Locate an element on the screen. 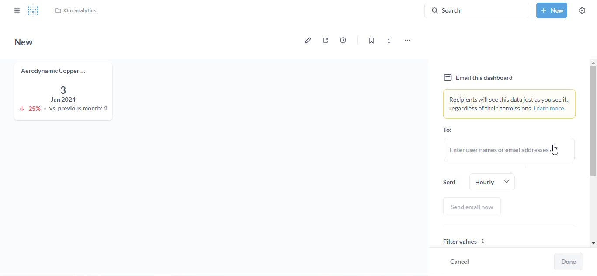 The width and height of the screenshot is (597, 276). bookmark is located at coordinates (371, 41).